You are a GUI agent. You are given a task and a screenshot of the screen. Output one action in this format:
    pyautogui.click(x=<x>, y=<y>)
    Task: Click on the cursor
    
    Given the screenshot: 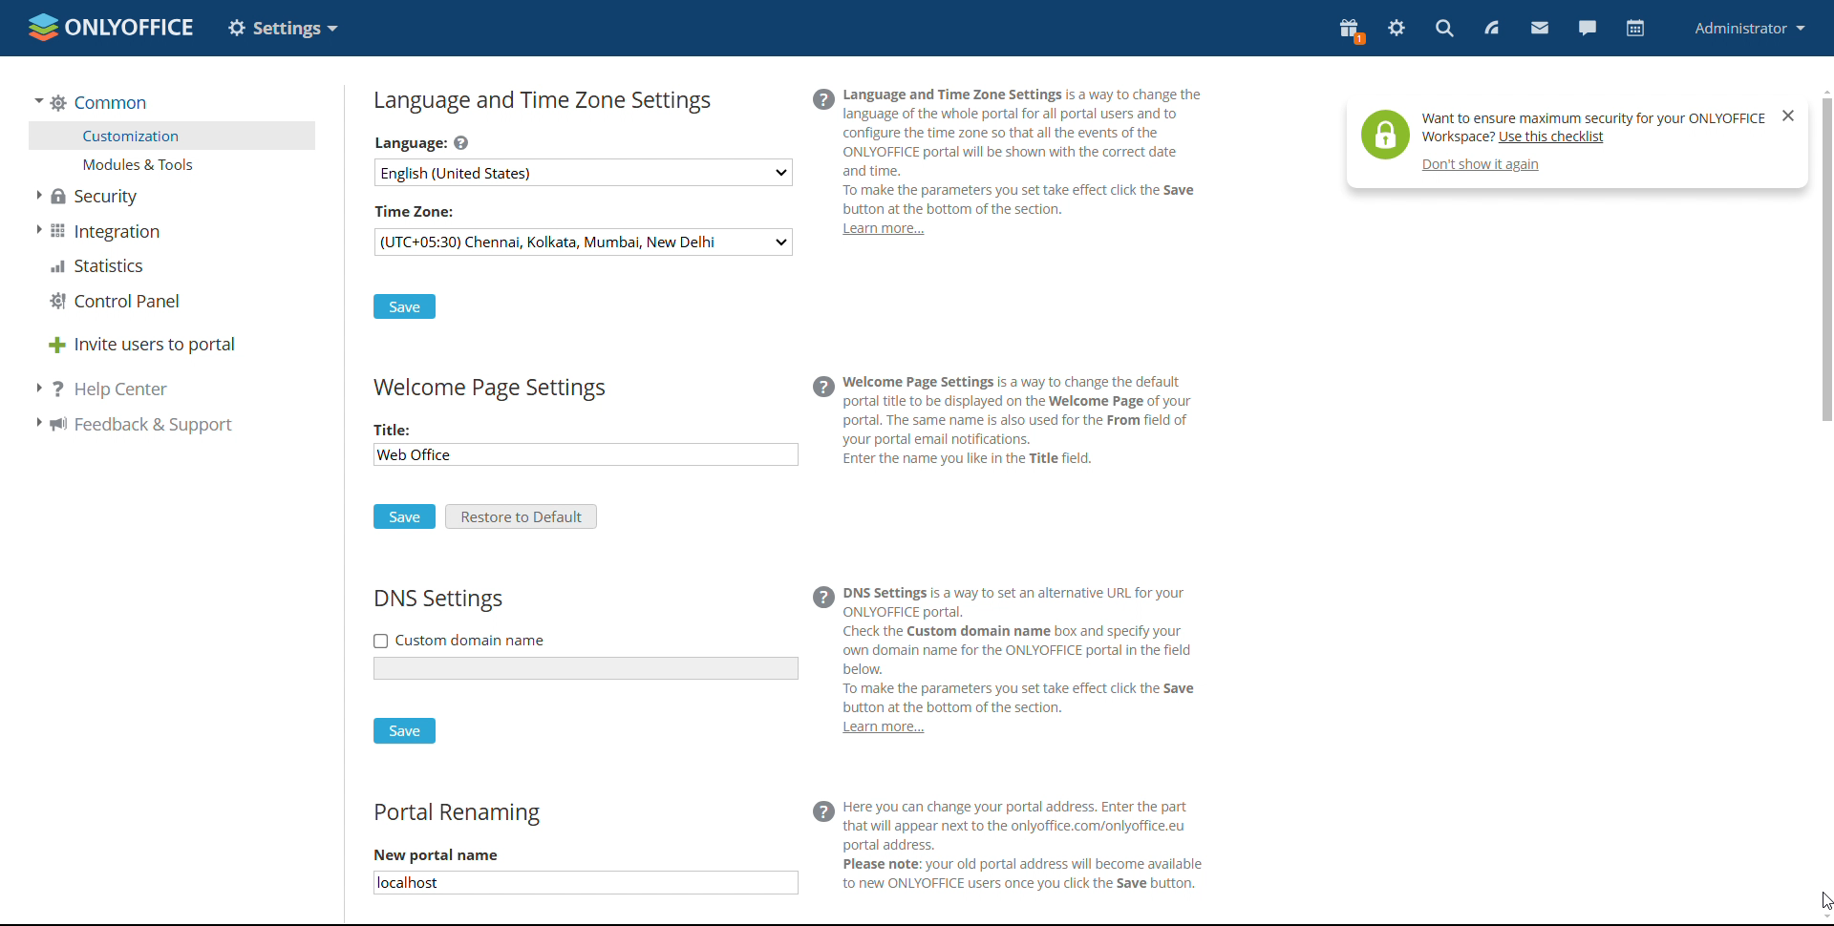 What is the action you would take?
    pyautogui.click(x=1794, y=901)
    